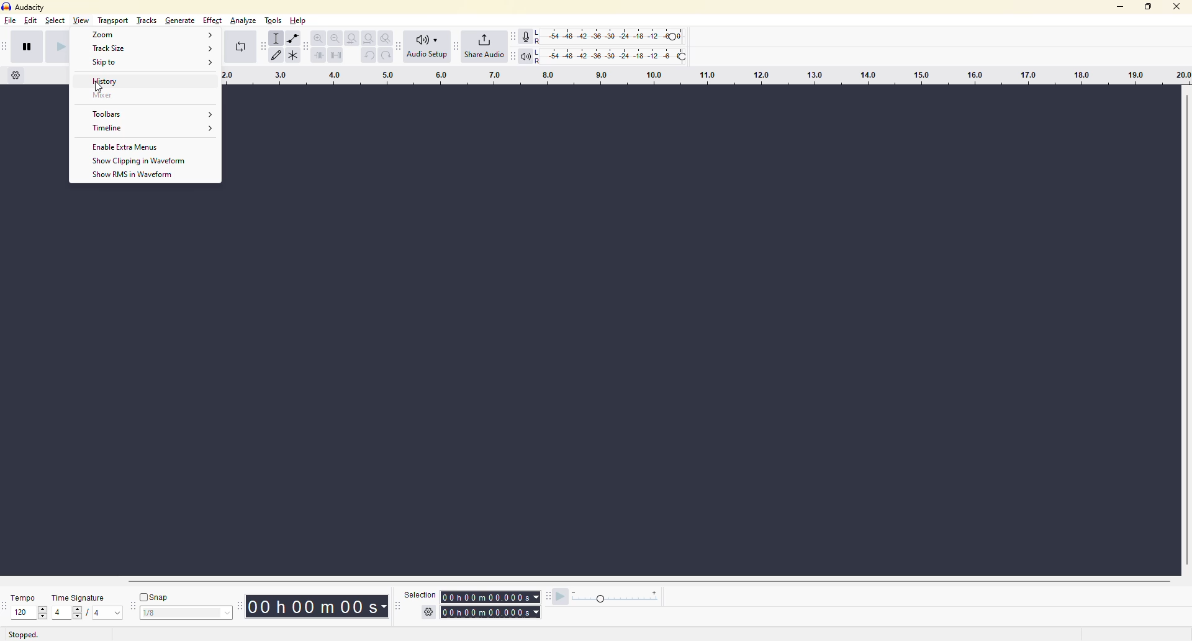 This screenshot has width=1192, height=641. What do you see at coordinates (431, 46) in the screenshot?
I see `audio setup` at bounding box center [431, 46].